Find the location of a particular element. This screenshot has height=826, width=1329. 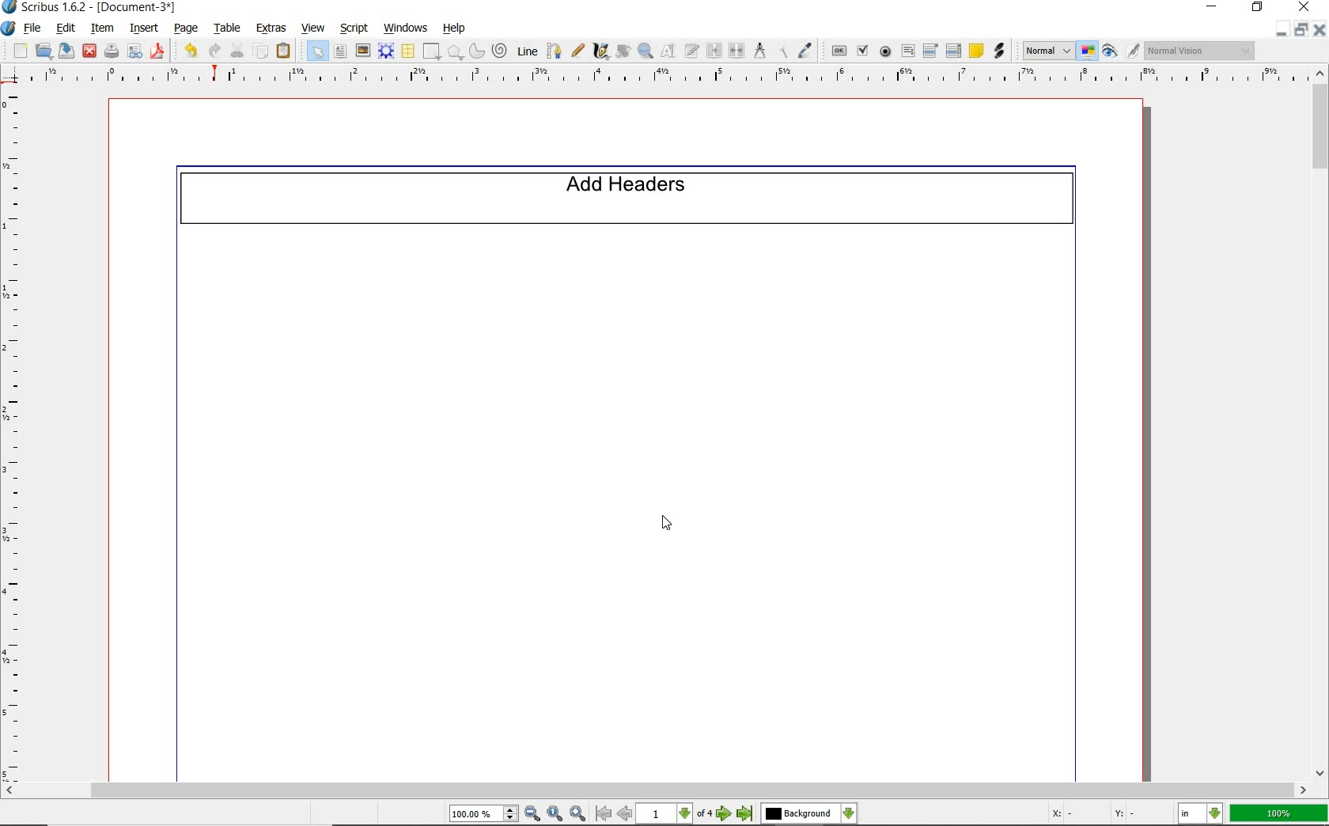

pdf combo box is located at coordinates (931, 51).